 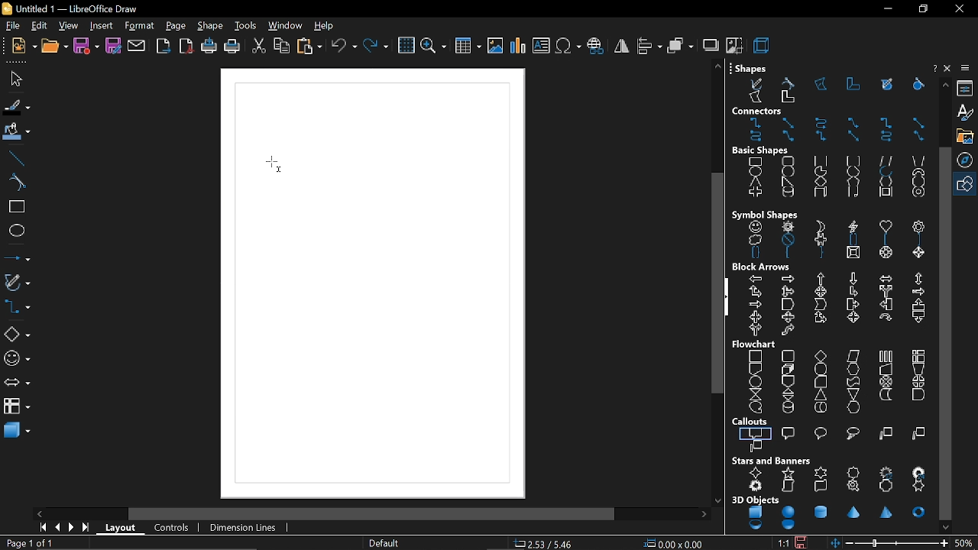 I want to click on zoom, so click(x=434, y=47).